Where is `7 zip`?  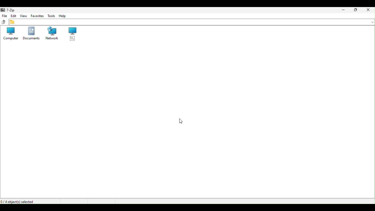
7 zip is located at coordinates (9, 10).